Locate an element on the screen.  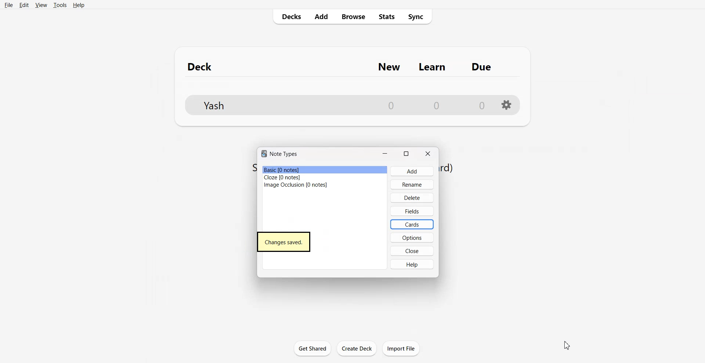
Rename is located at coordinates (412, 184).